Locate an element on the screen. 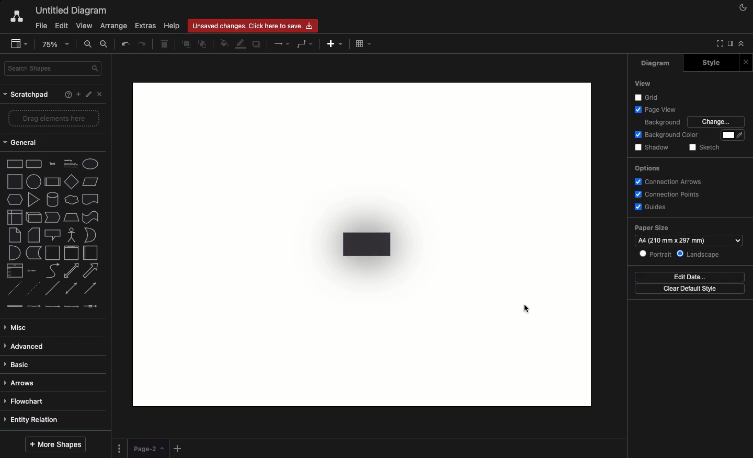 This screenshot has width=753, height=458. Delete is located at coordinates (167, 45).